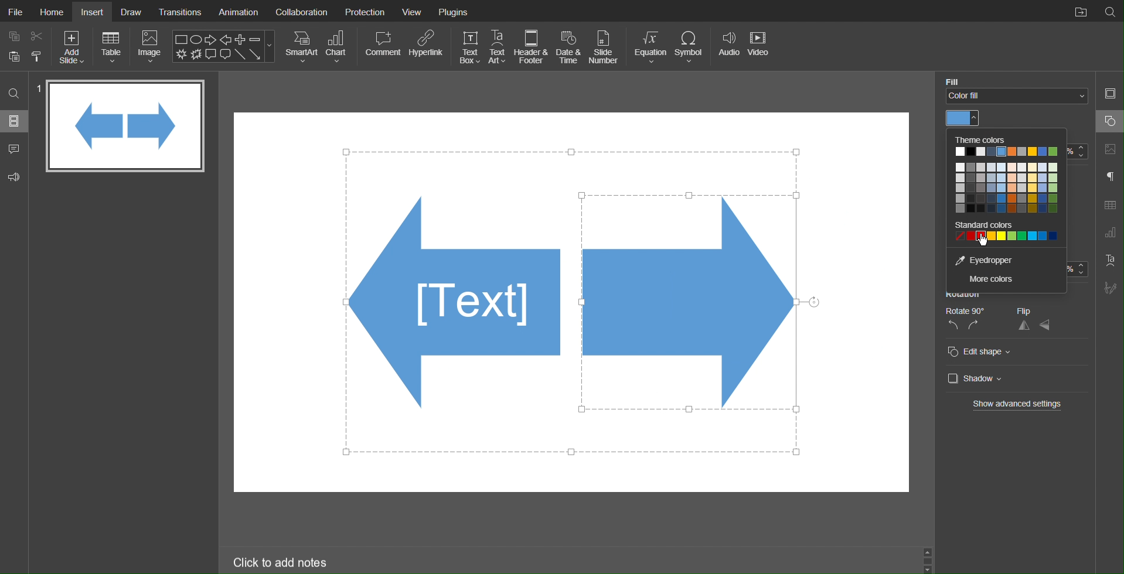 This screenshot has width=1124, height=574. Describe the element at coordinates (38, 58) in the screenshot. I see `paste options` at that location.